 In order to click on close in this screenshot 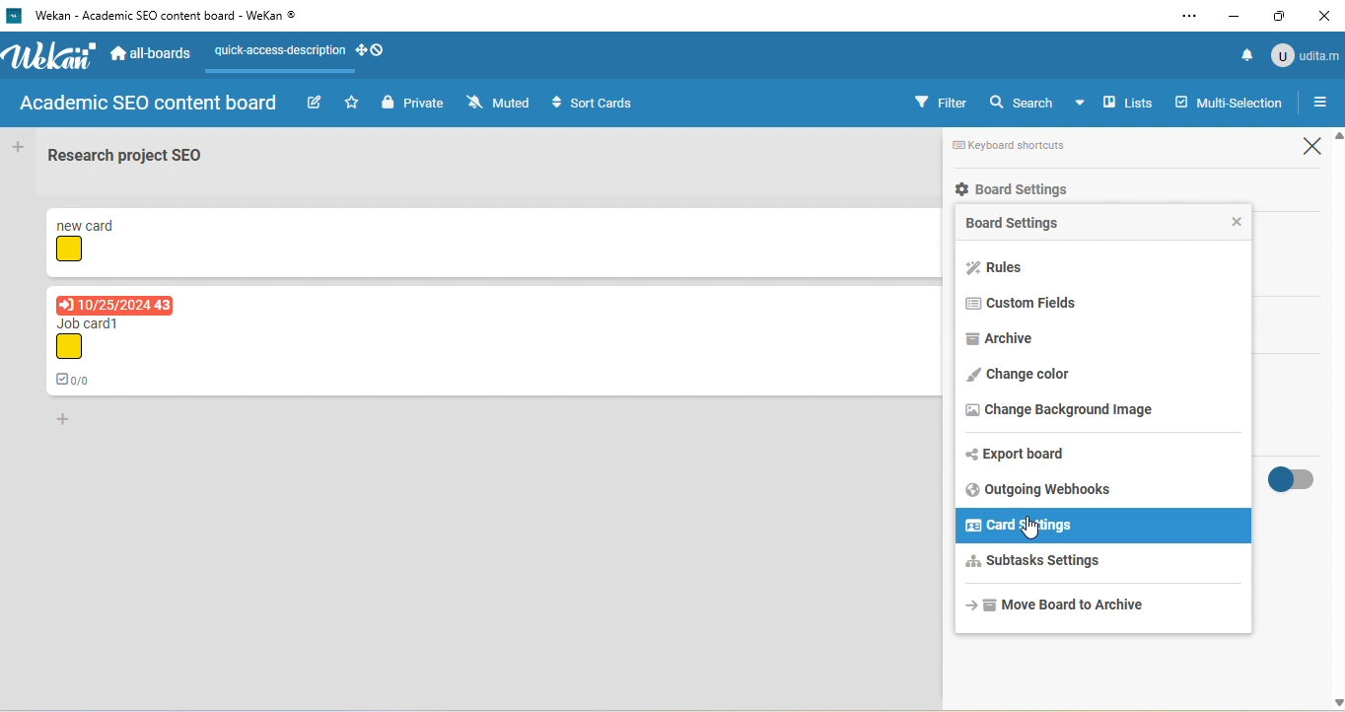, I will do `click(1327, 15)`.